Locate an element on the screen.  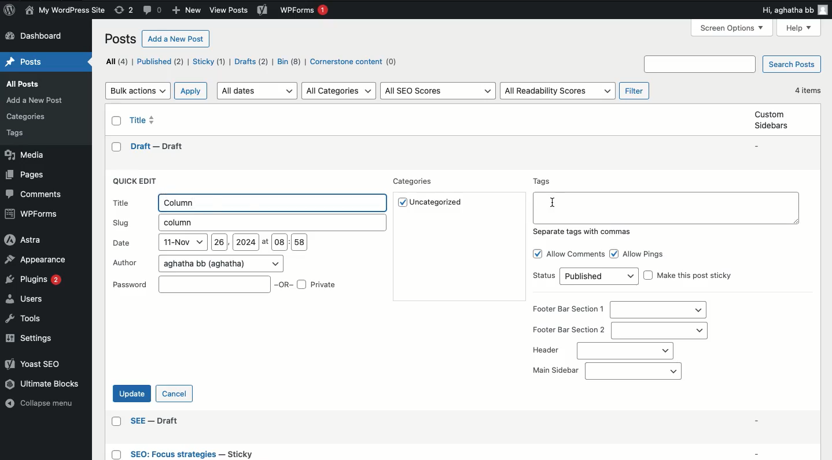
Allow comments is located at coordinates (570, 255).